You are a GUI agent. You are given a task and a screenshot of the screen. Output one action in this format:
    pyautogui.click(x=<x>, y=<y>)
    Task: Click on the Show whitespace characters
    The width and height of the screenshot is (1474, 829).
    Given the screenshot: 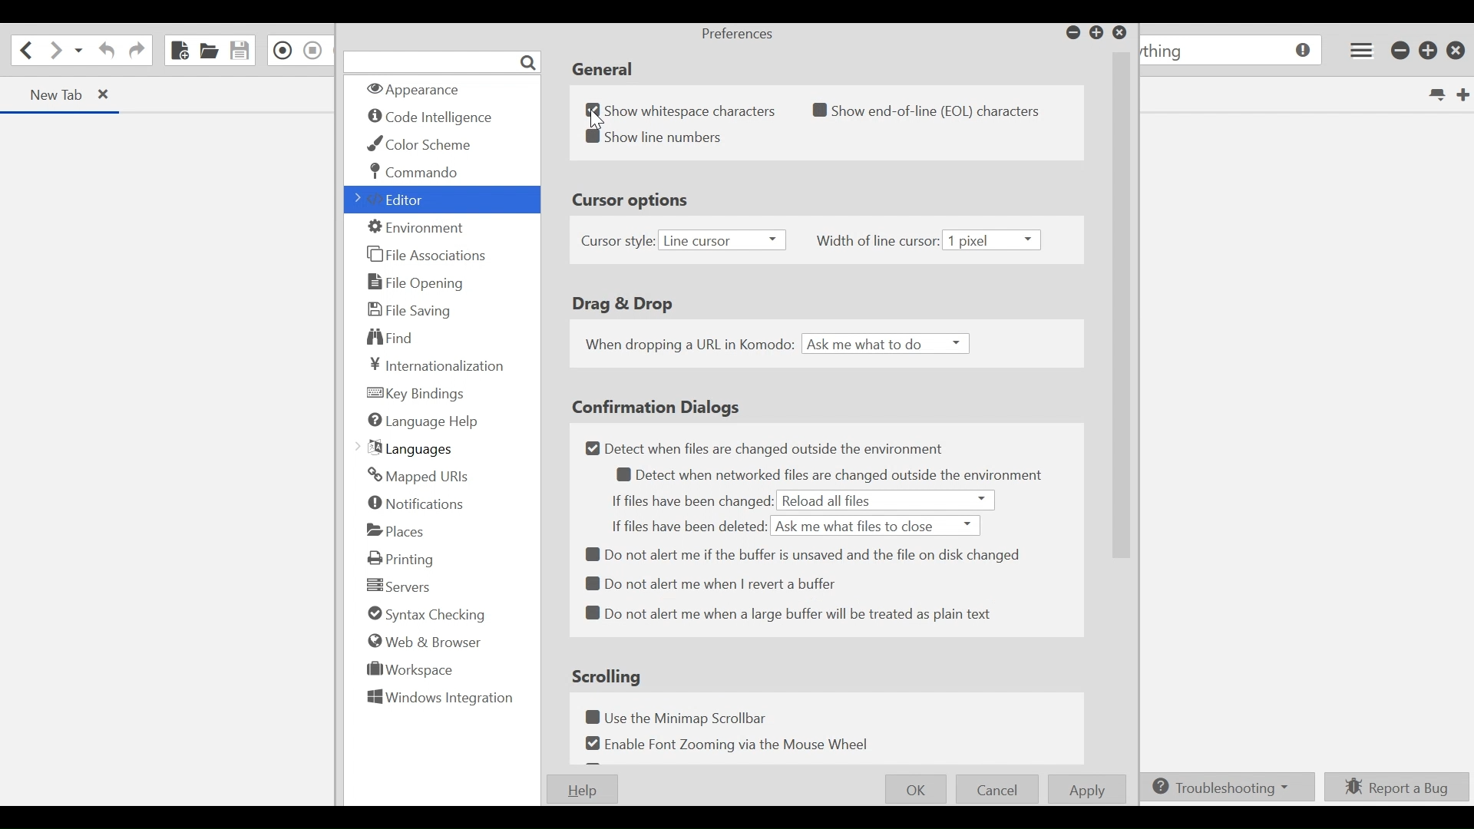 What is the action you would take?
    pyautogui.click(x=679, y=111)
    